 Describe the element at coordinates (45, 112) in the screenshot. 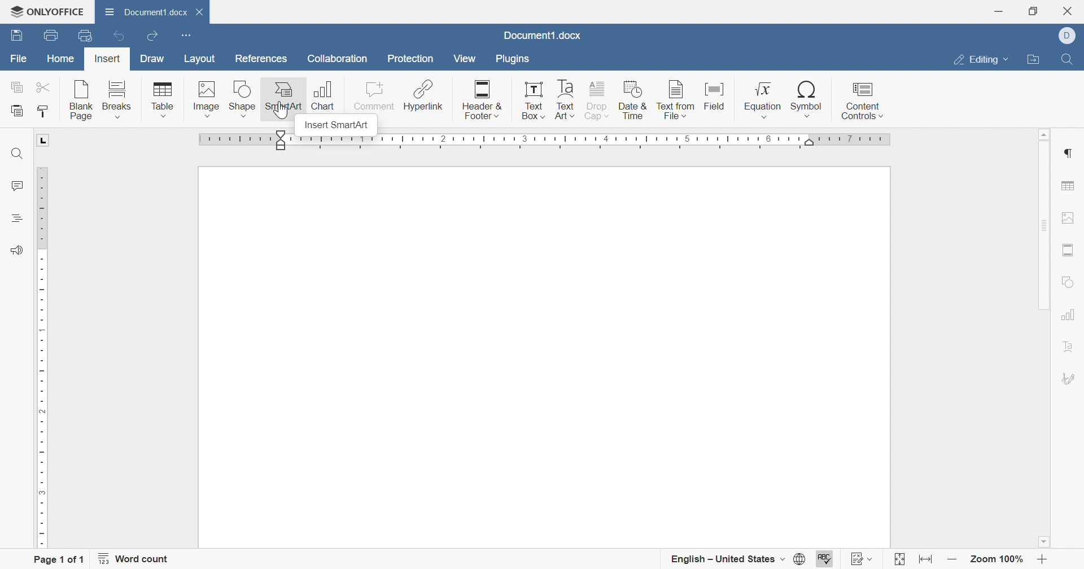

I see `Copy style` at that location.